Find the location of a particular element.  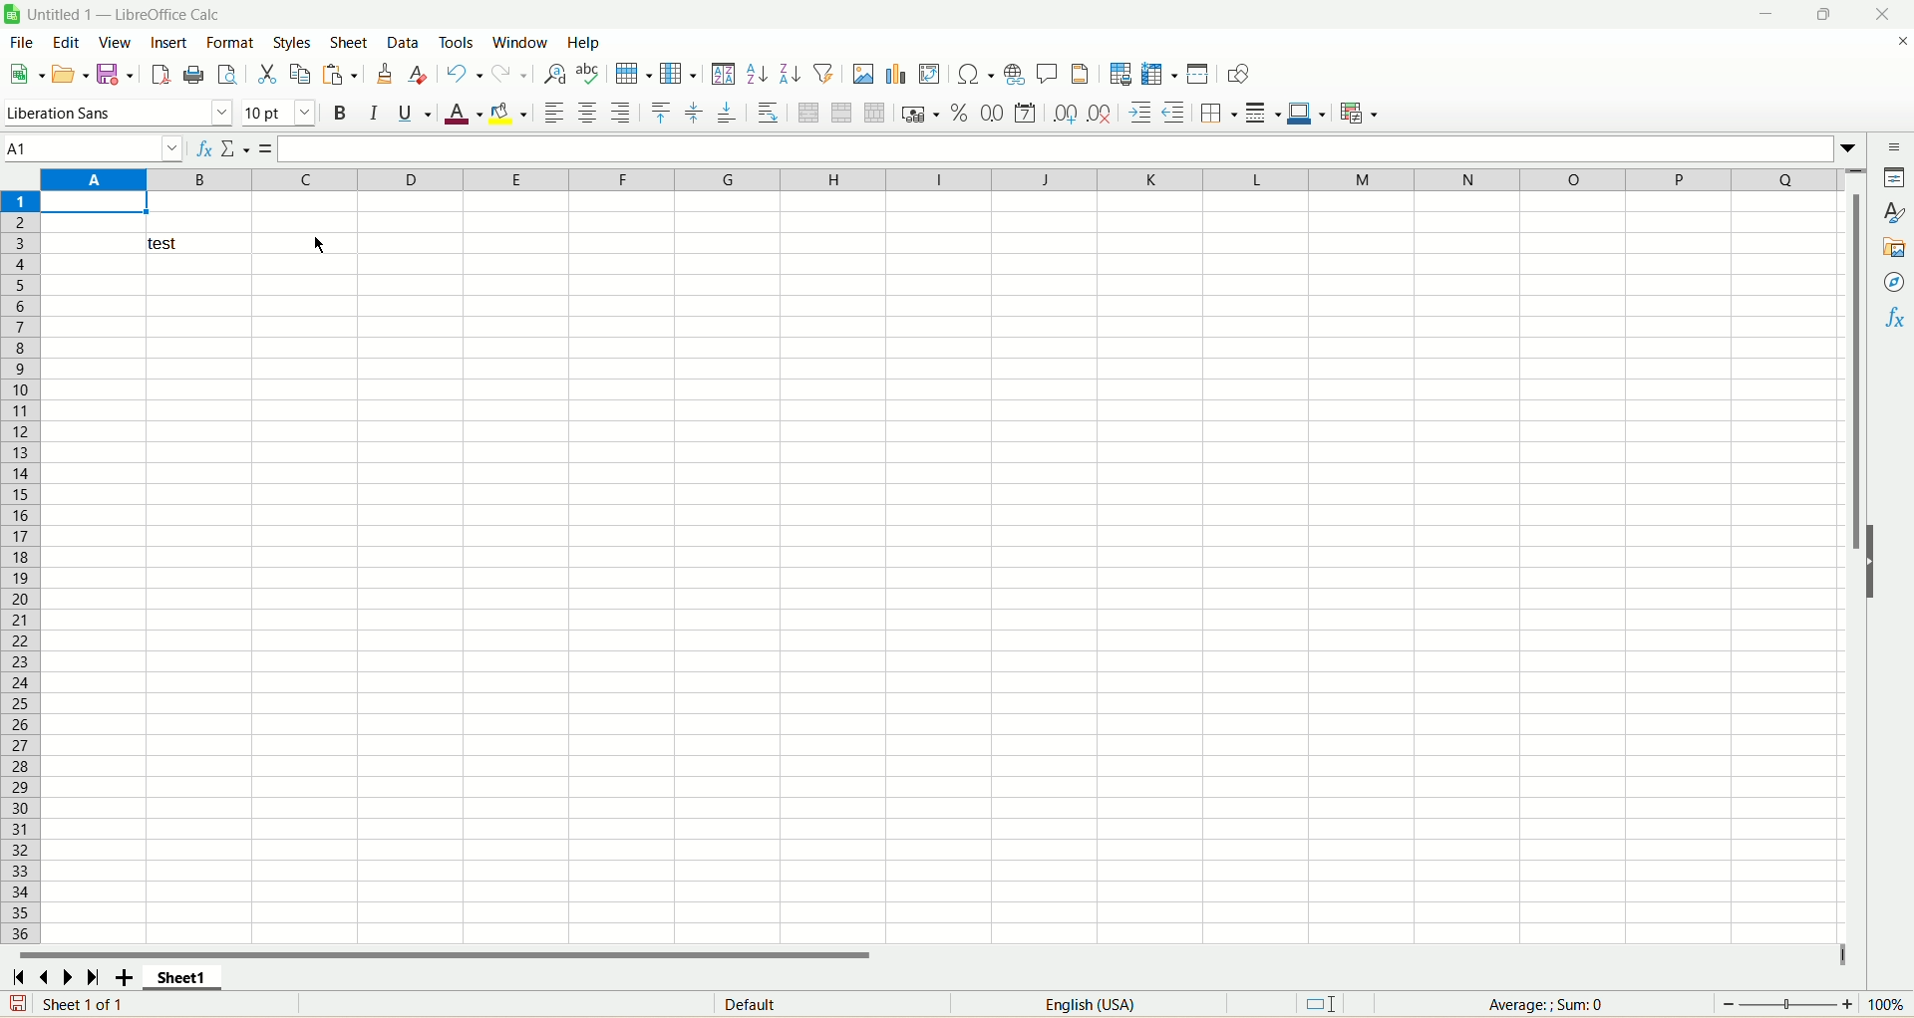

font name is located at coordinates (120, 114).